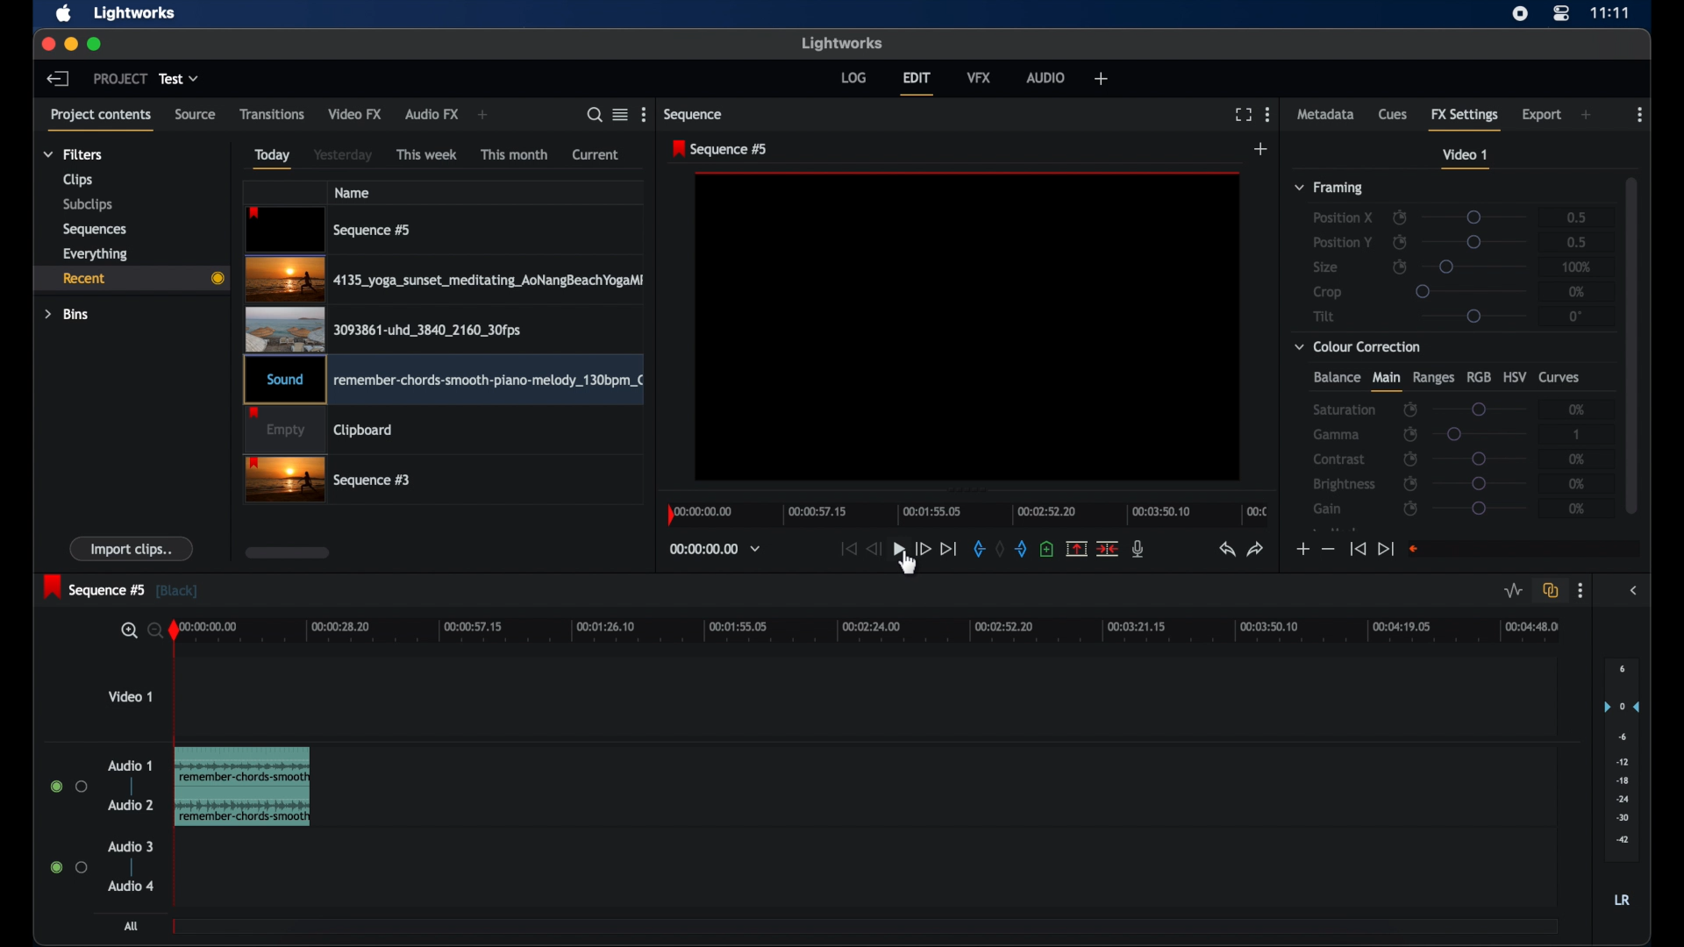  Describe the element at coordinates (873, 549) in the screenshot. I see `rewind` at that location.